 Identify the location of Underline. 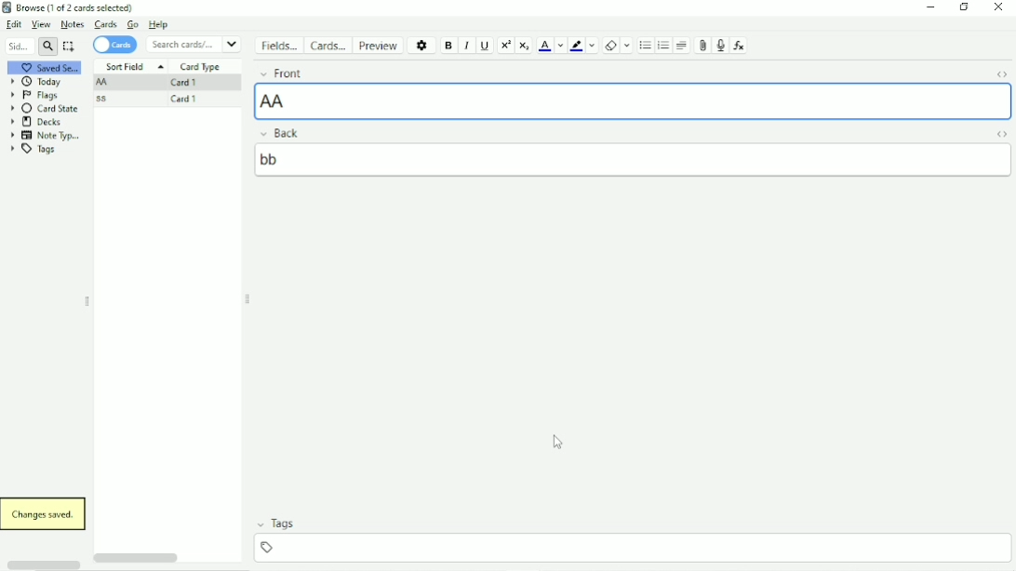
(486, 46).